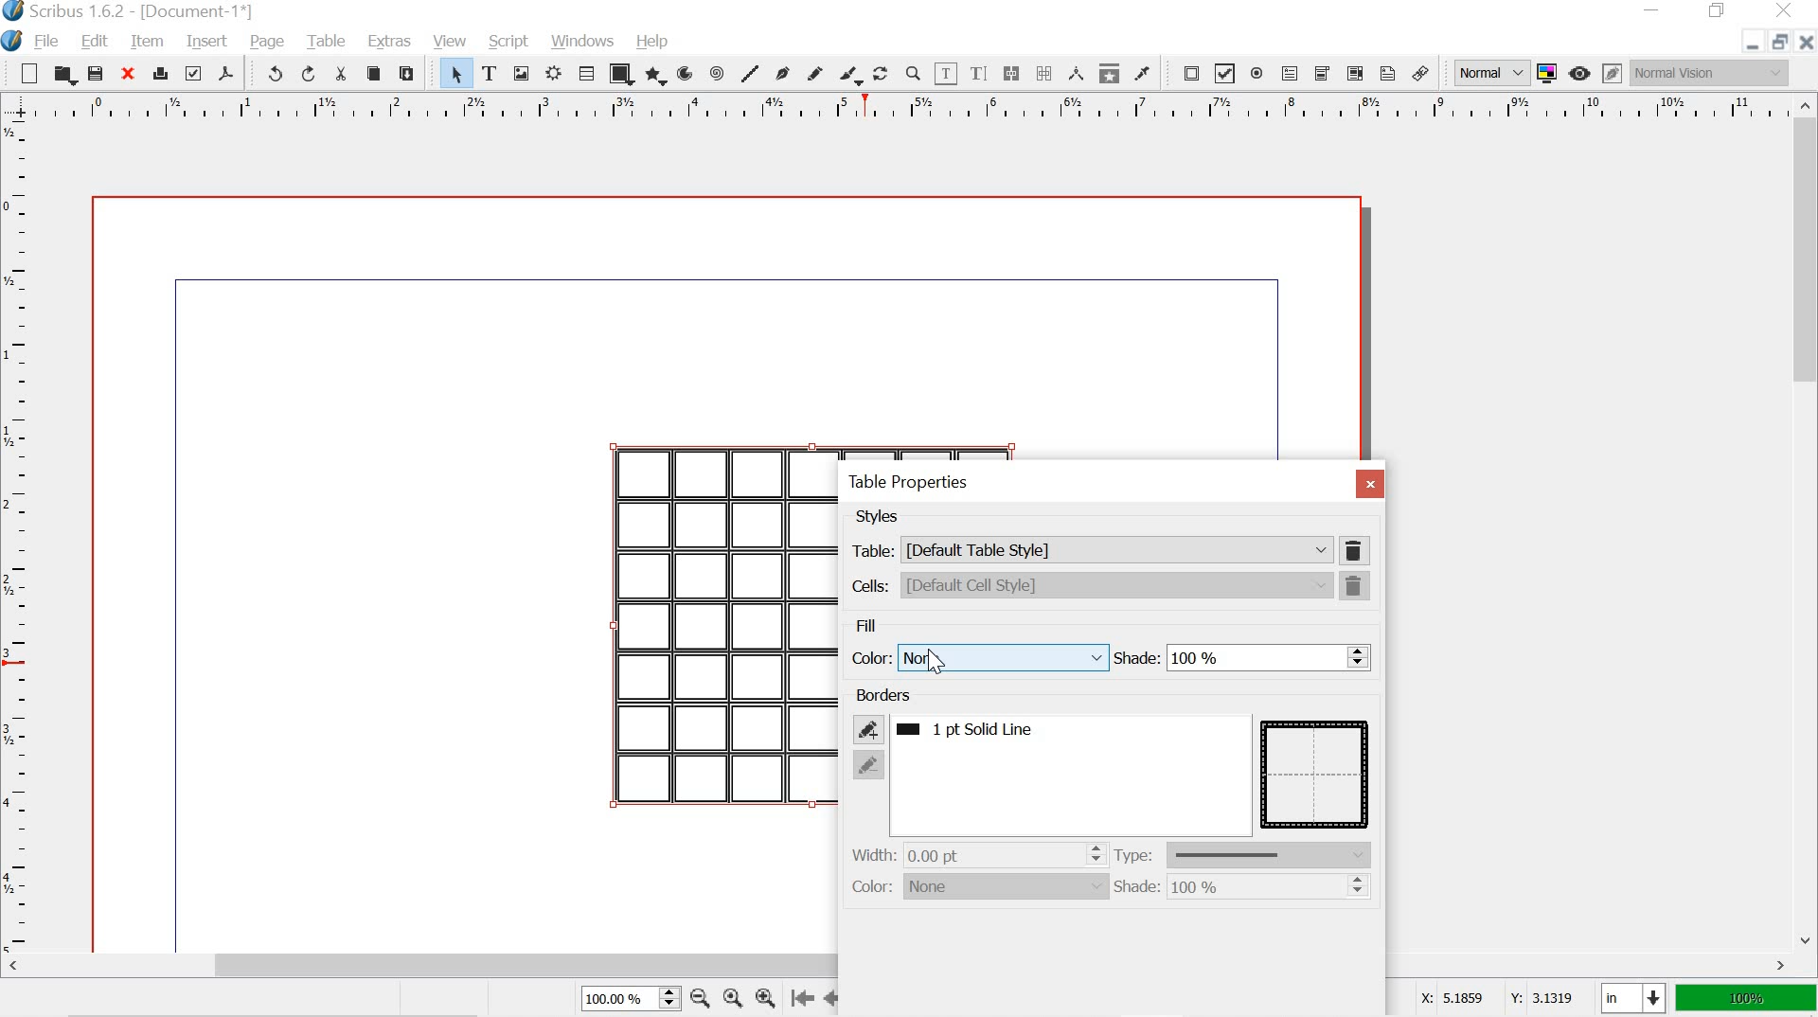 The width and height of the screenshot is (1818, 1017). I want to click on add border, so click(867, 728).